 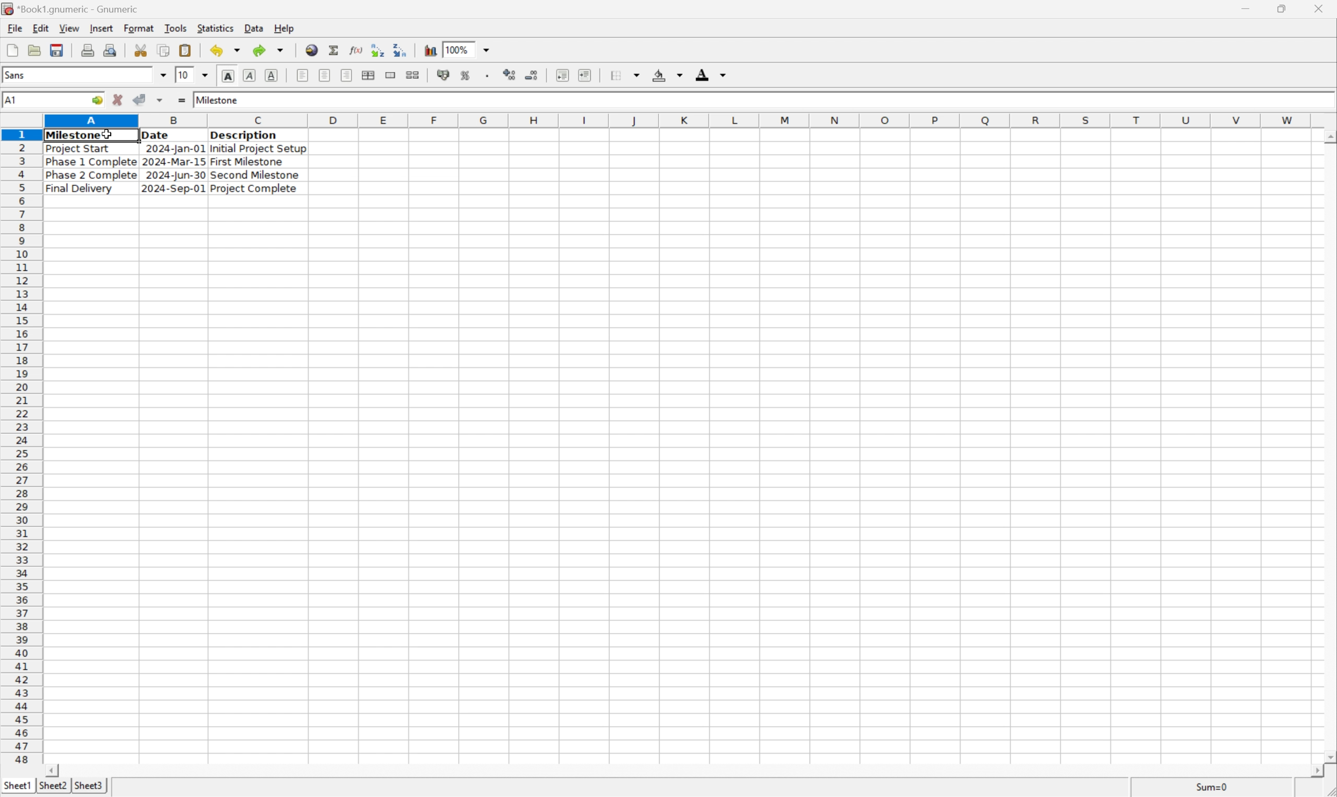 What do you see at coordinates (68, 28) in the screenshot?
I see `view` at bounding box center [68, 28].